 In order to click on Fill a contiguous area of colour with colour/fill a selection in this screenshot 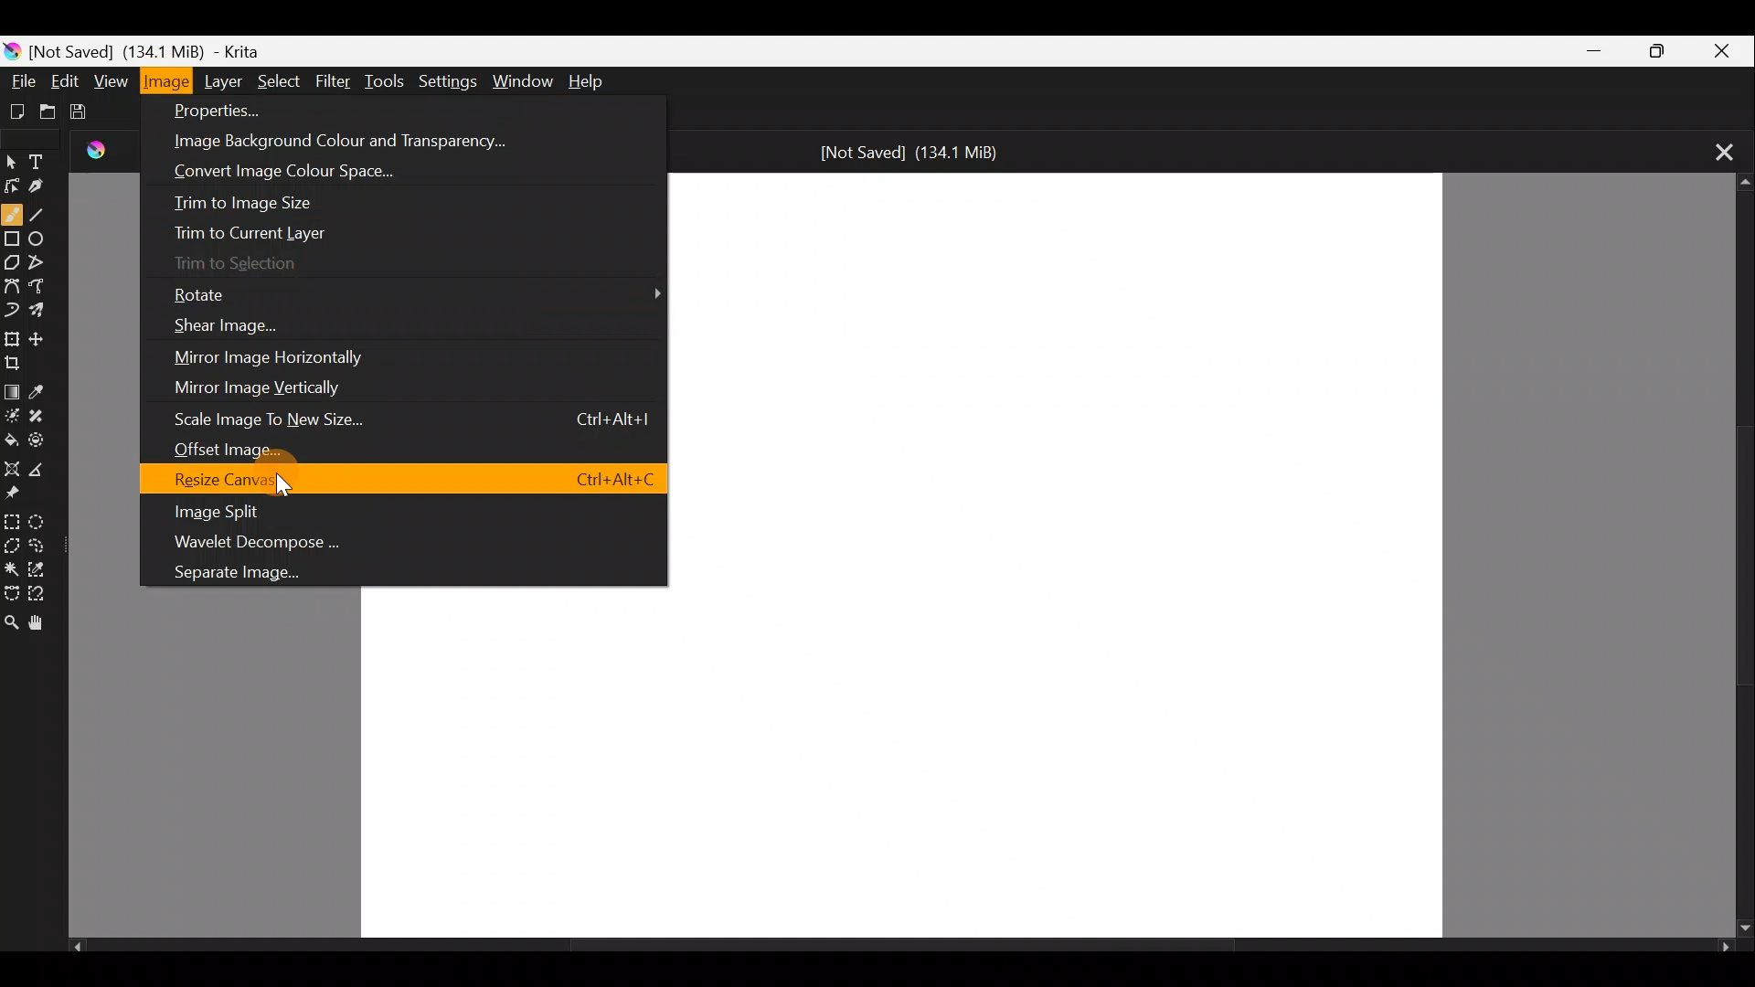, I will do `click(11, 438)`.